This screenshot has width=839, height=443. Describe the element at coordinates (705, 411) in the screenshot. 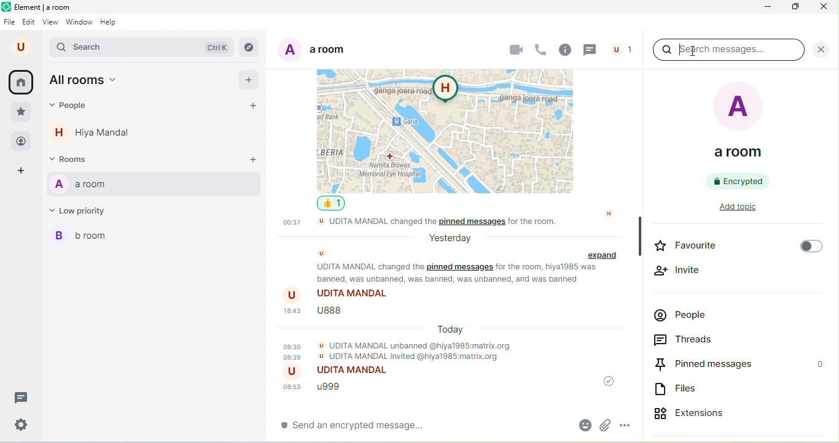

I see `extensions` at that location.